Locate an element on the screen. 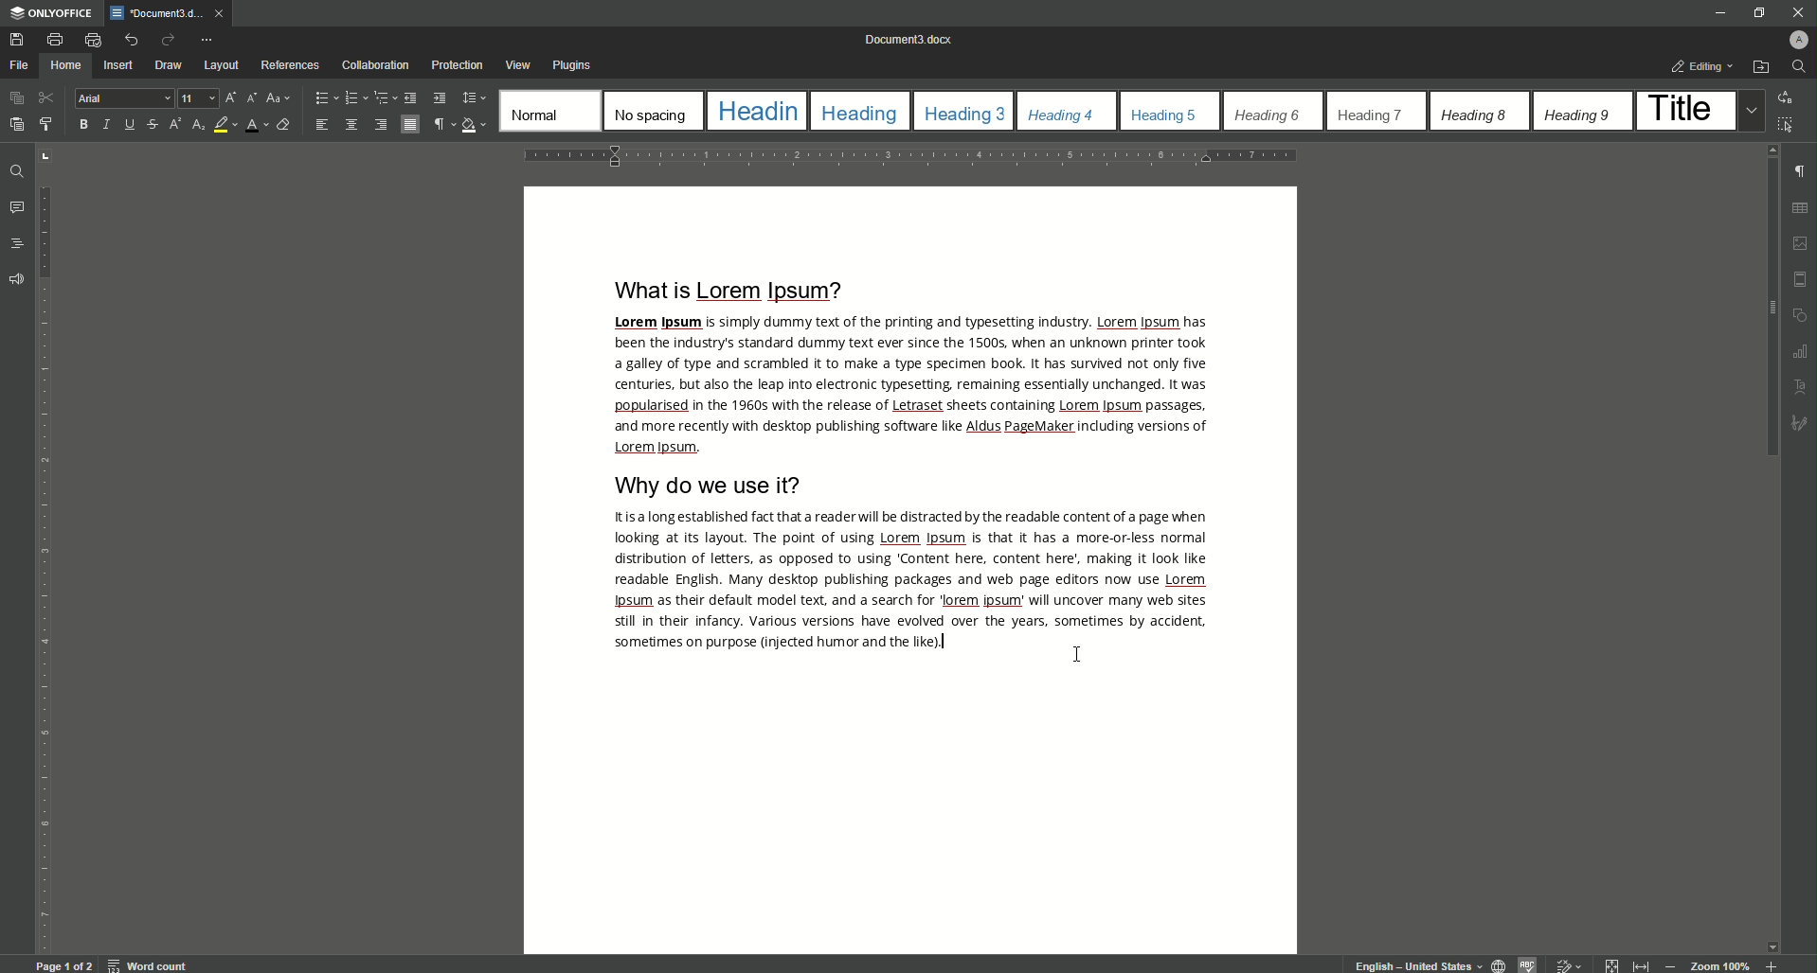  horizontal scale is located at coordinates (908, 158).